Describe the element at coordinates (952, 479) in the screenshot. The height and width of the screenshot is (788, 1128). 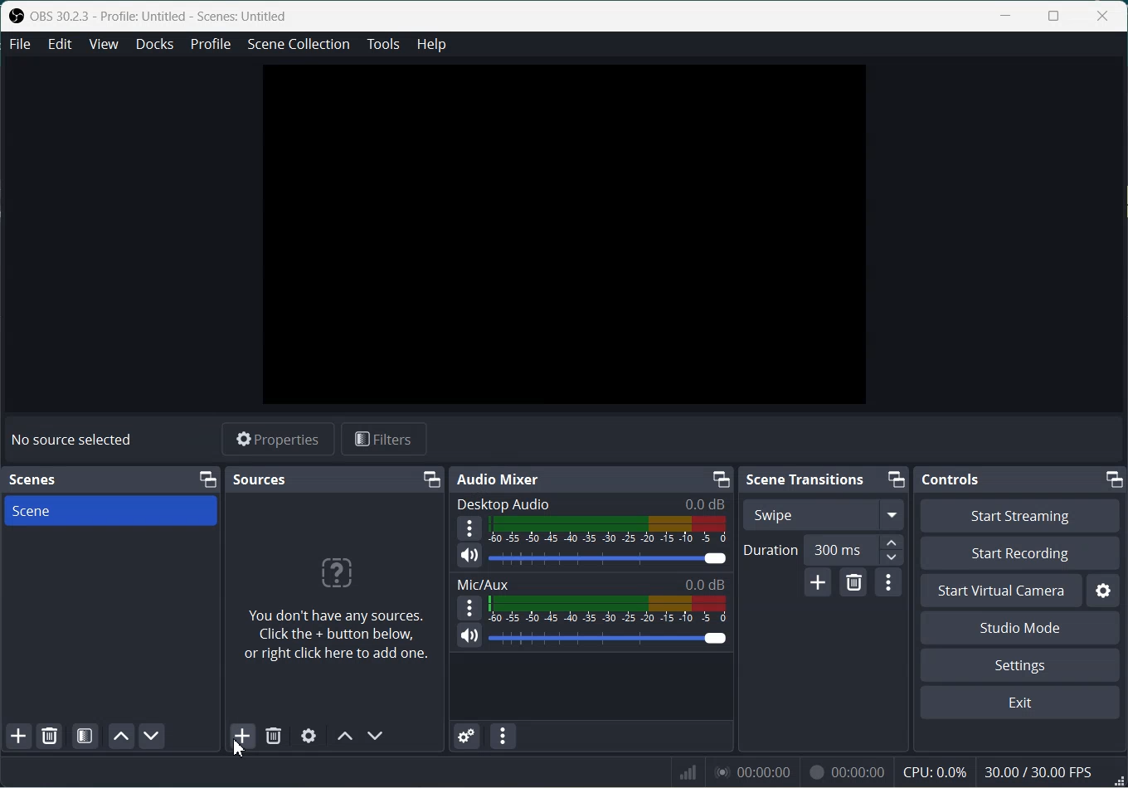
I see `Controls` at that location.